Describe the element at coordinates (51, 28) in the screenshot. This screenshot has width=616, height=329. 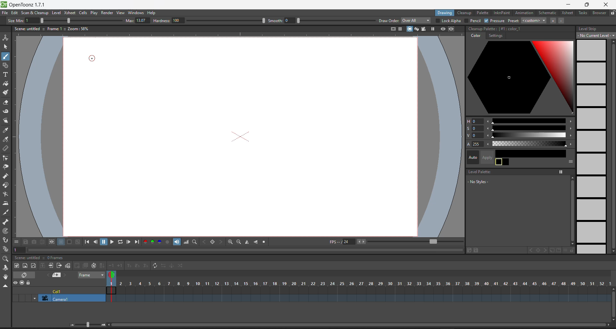
I see `metadata` at that location.